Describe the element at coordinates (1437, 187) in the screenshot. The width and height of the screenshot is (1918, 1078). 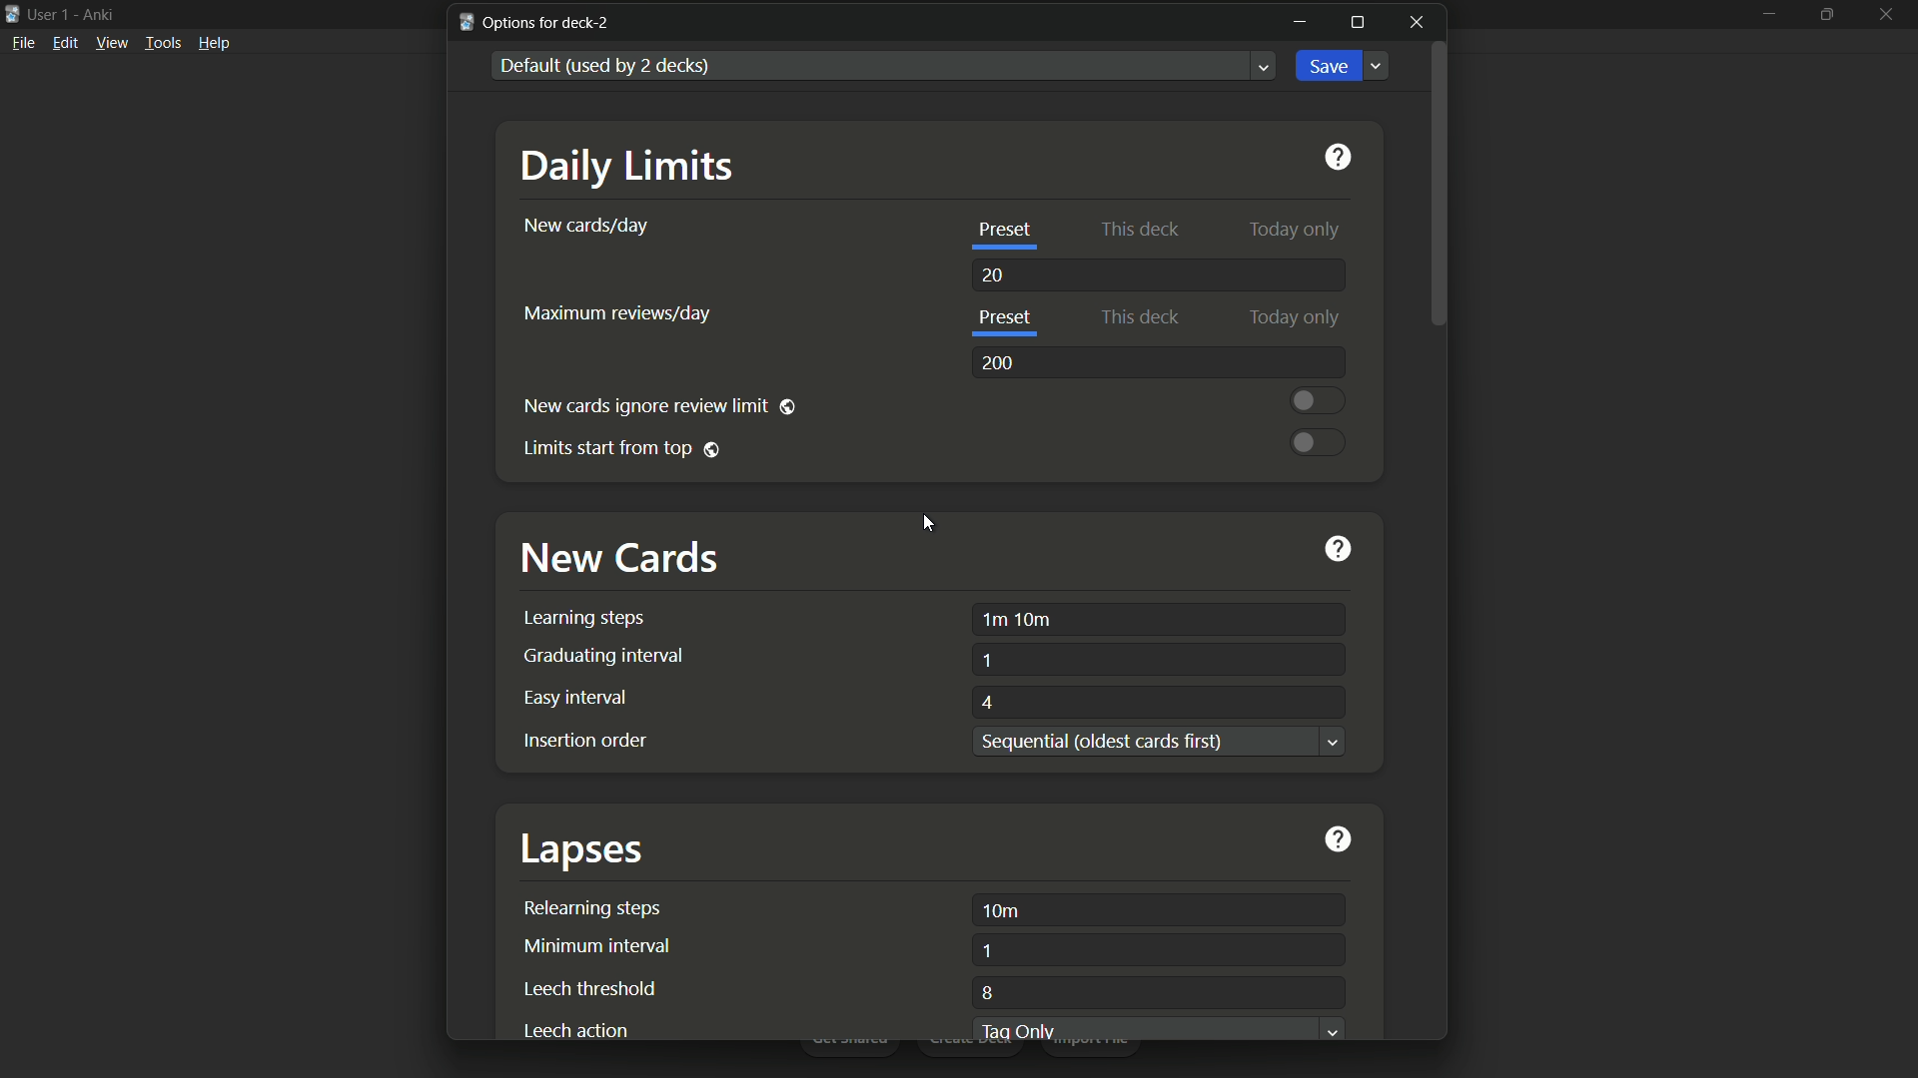
I see `scroll bar` at that location.